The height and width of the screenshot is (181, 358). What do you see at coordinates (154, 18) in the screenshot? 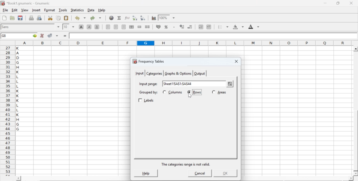
I see `insert chart` at bounding box center [154, 18].